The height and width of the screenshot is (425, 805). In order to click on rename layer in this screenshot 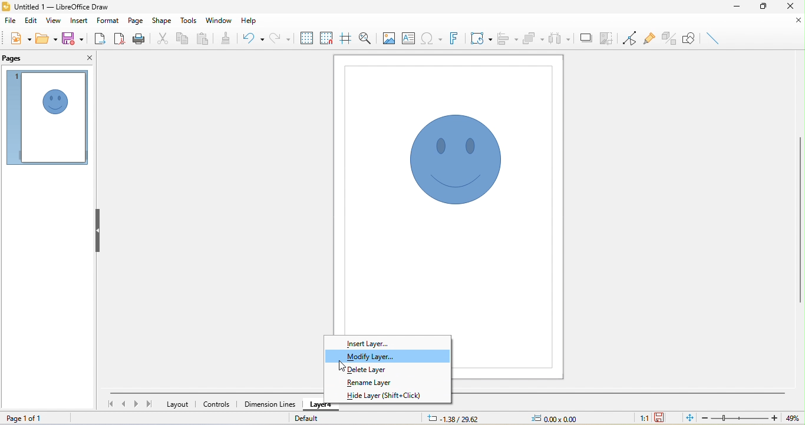, I will do `click(372, 383)`.